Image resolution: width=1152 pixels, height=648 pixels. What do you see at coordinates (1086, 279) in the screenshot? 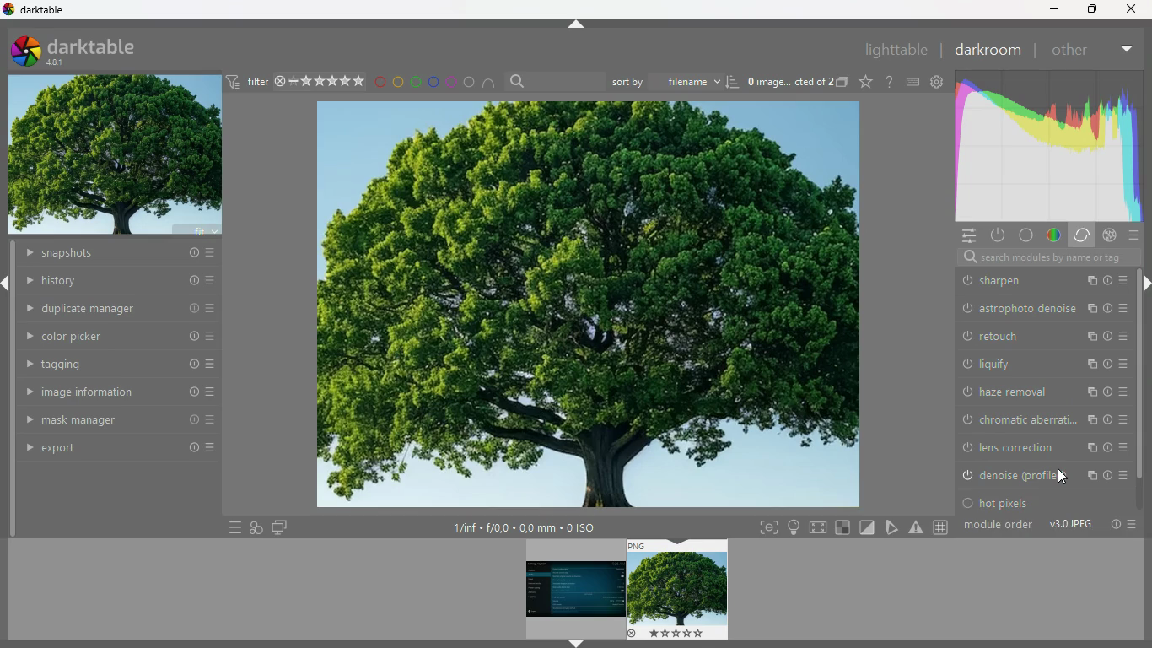
I see `info` at bounding box center [1086, 279].